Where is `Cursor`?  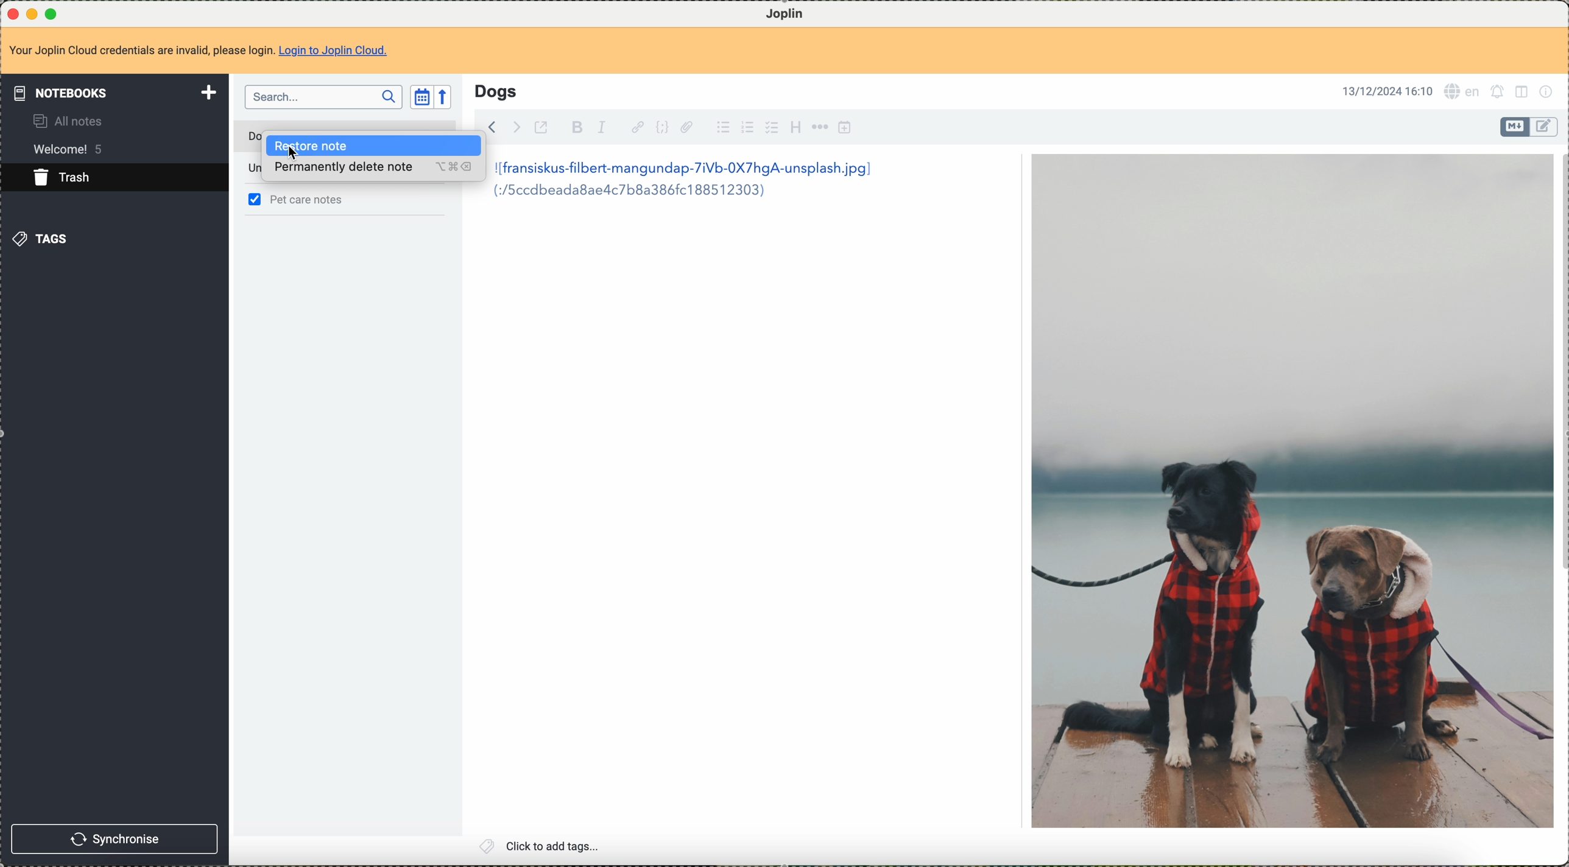
Cursor is located at coordinates (299, 156).